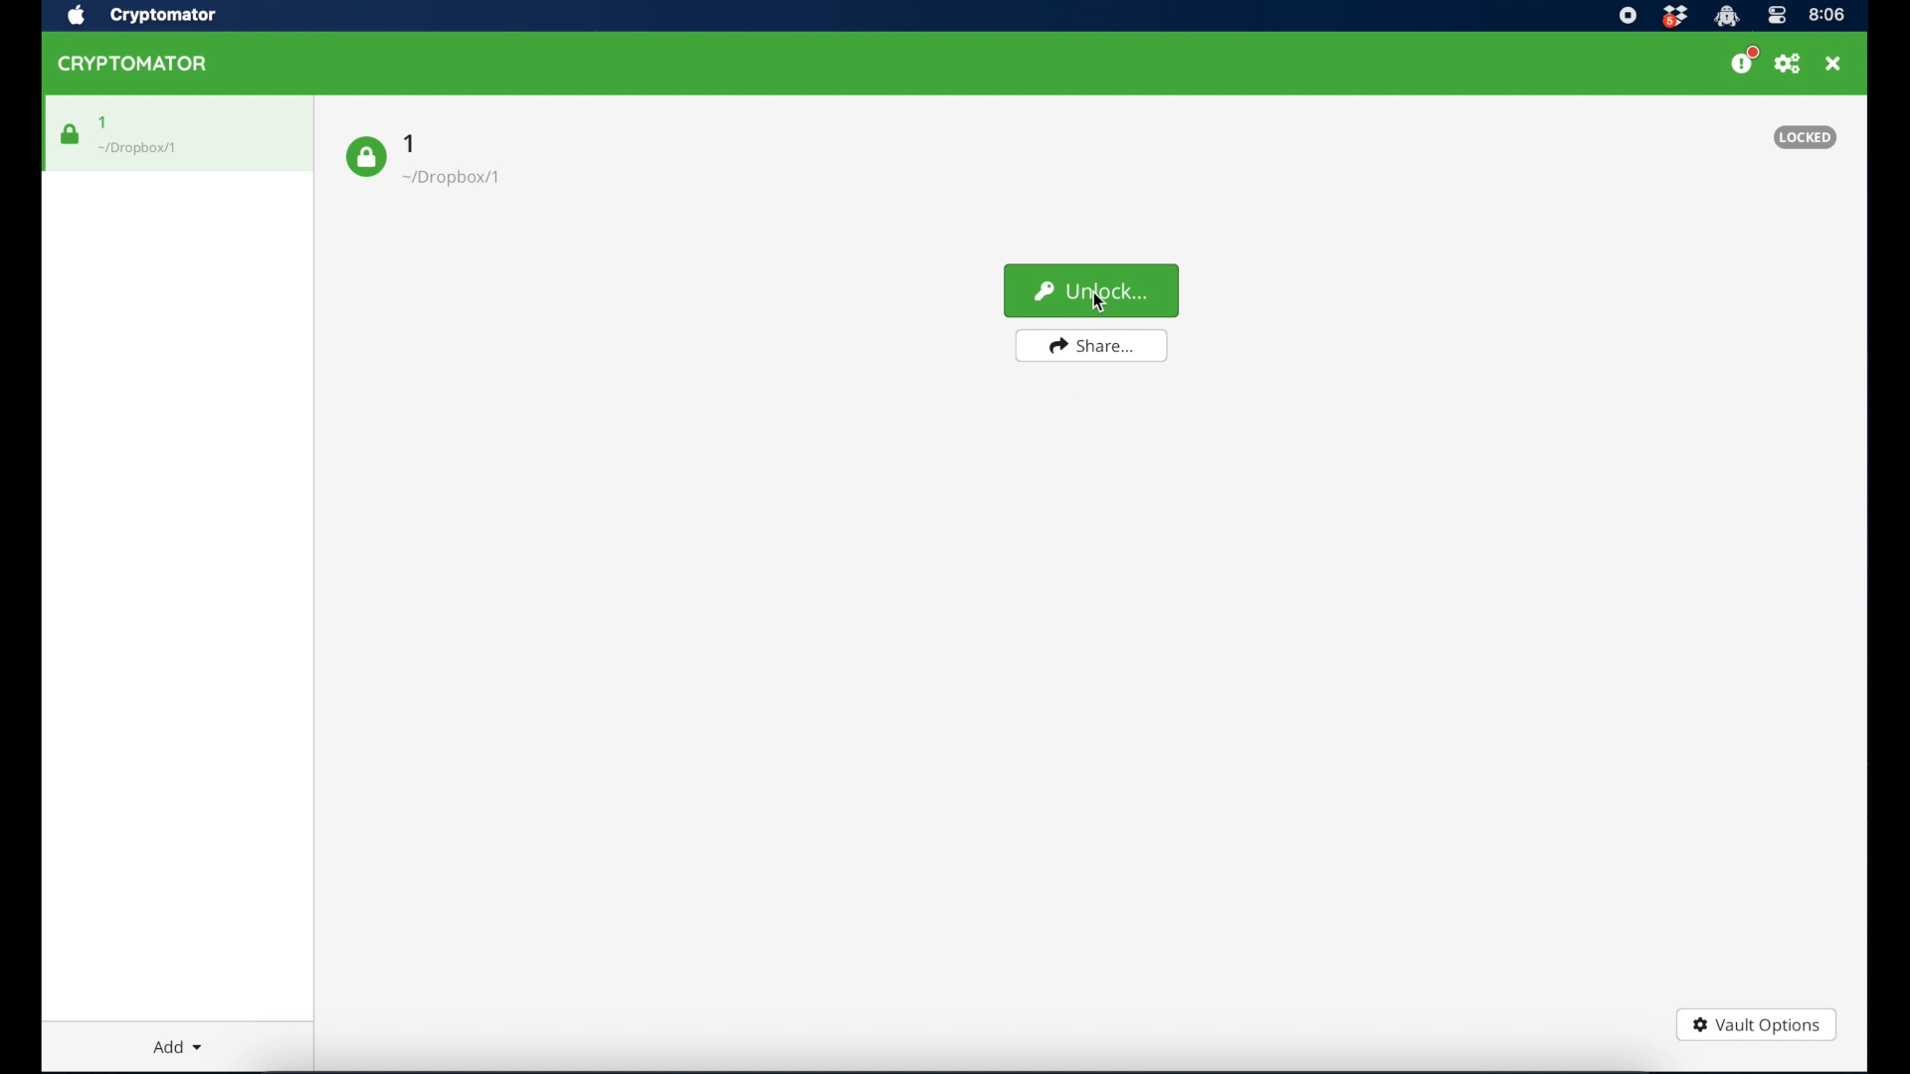  What do you see at coordinates (132, 64) in the screenshot?
I see `cryptomator` at bounding box center [132, 64].